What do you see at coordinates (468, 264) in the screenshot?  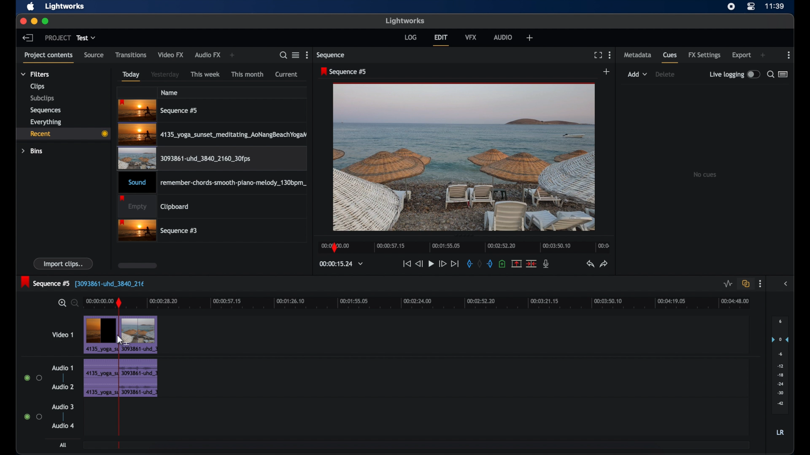 I see `in mark` at bounding box center [468, 264].